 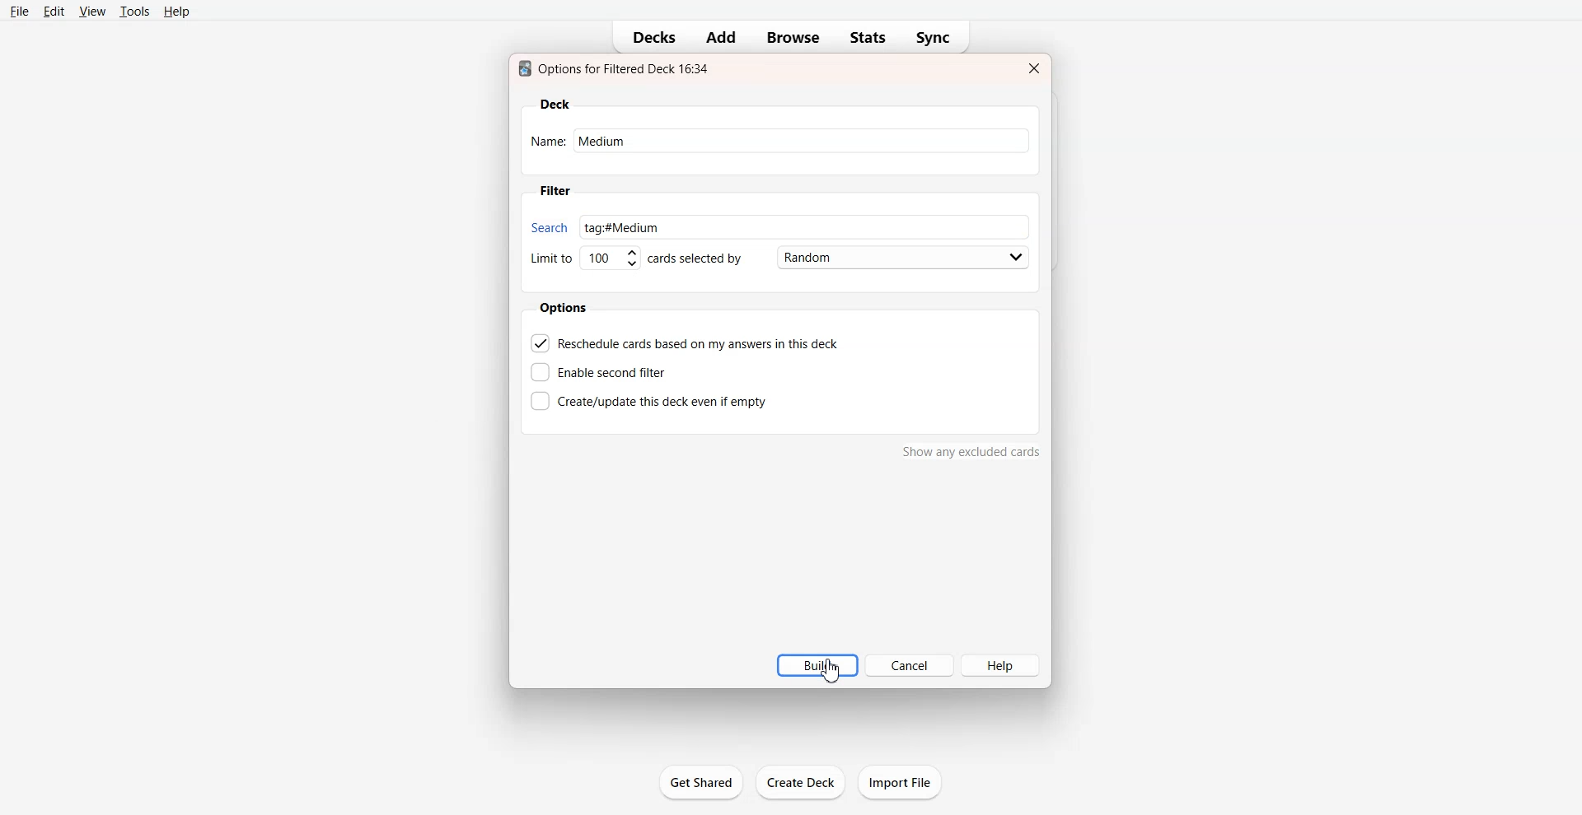 I want to click on Help, so click(x=178, y=12).